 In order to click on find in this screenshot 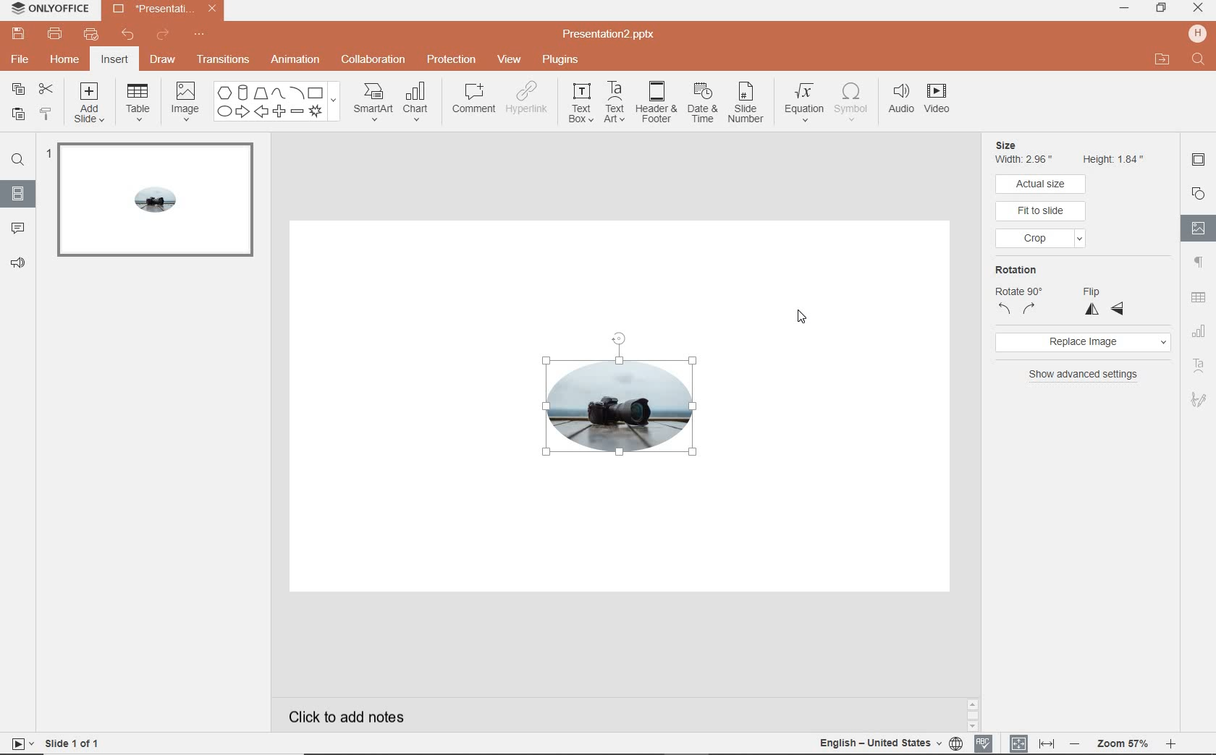, I will do `click(18, 158)`.